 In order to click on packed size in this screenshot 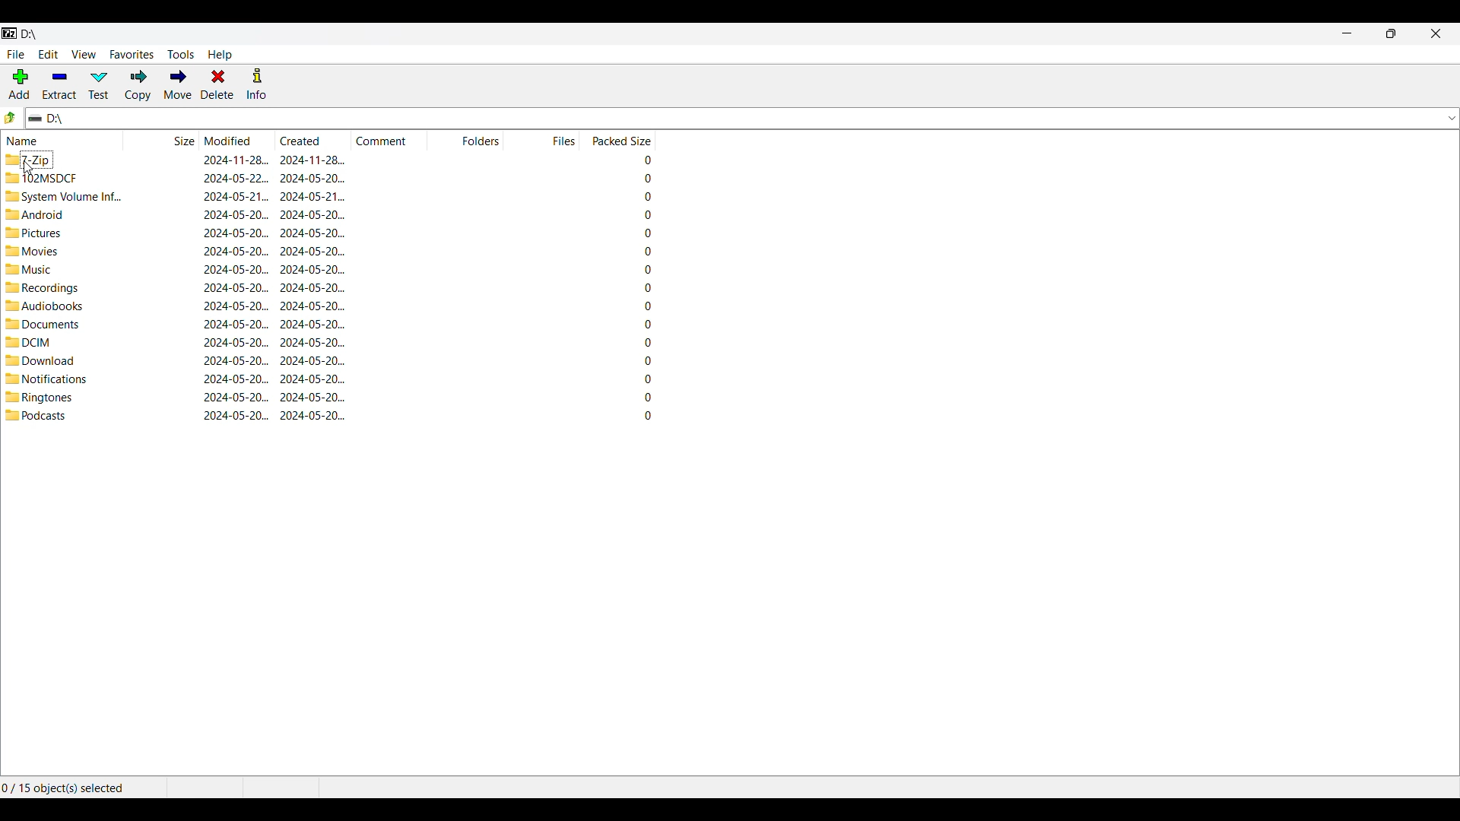, I will do `click(645, 379)`.